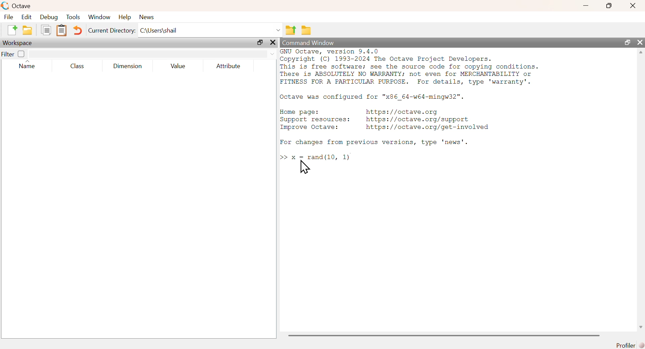 The width and height of the screenshot is (645, 349). What do you see at coordinates (632, 6) in the screenshot?
I see `close` at bounding box center [632, 6].